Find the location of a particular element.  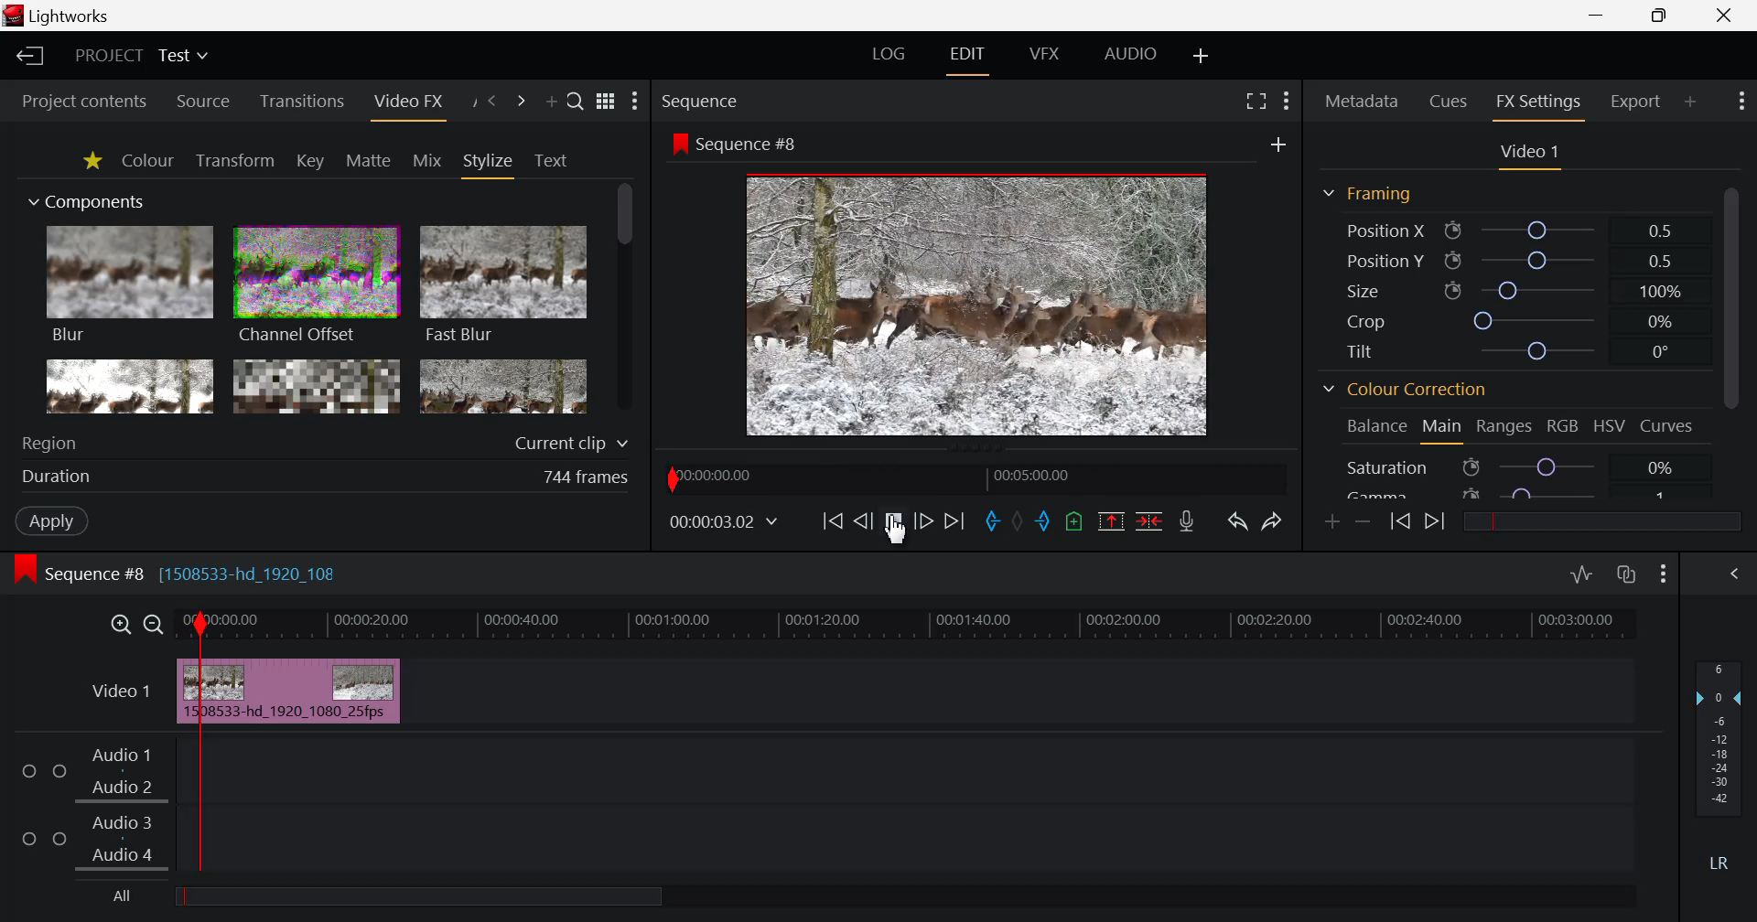

Record Voiceover is located at coordinates (1190, 521).